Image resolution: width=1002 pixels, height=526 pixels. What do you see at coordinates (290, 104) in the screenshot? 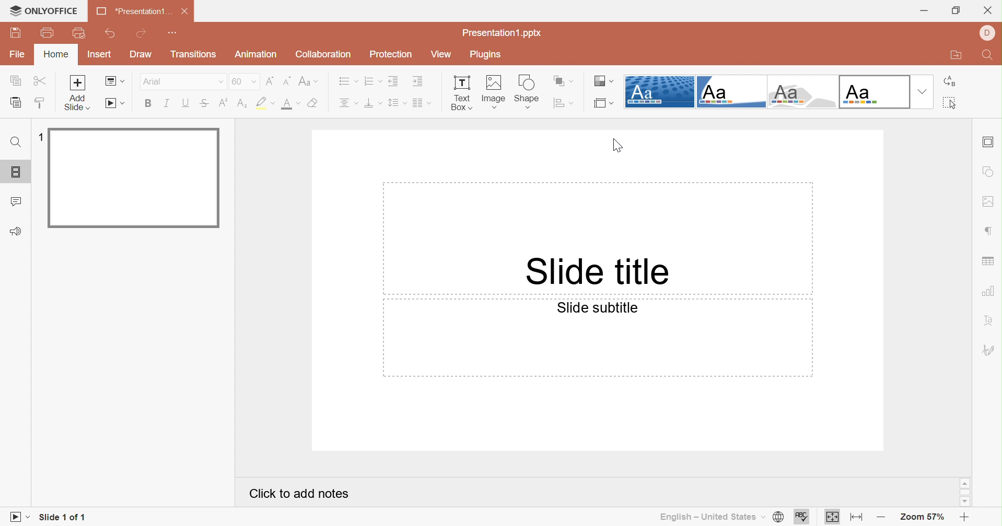
I see `Font color` at bounding box center [290, 104].